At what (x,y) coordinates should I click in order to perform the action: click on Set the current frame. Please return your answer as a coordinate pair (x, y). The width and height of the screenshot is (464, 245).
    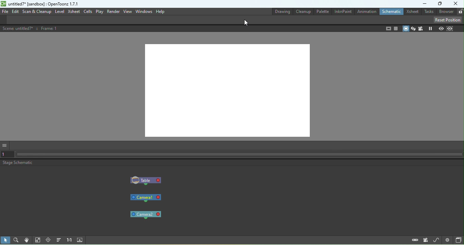
    Looking at the image, I should click on (7, 155).